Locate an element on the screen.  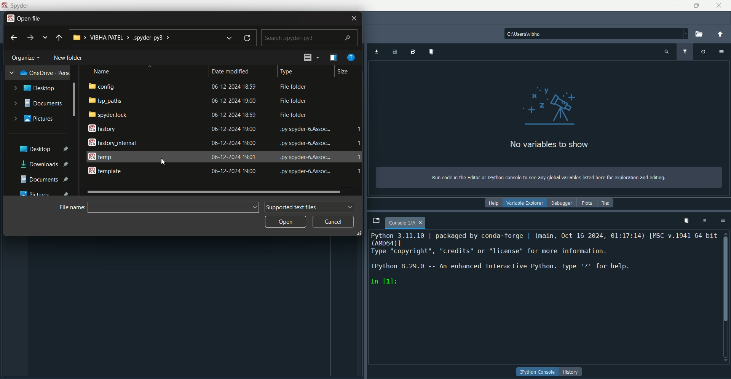
close is located at coordinates (719, 5).